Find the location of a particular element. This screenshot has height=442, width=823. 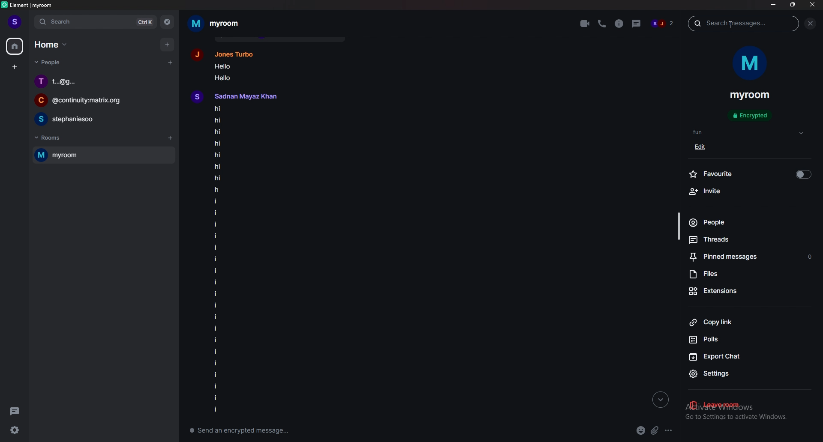

close is located at coordinates (812, 5).